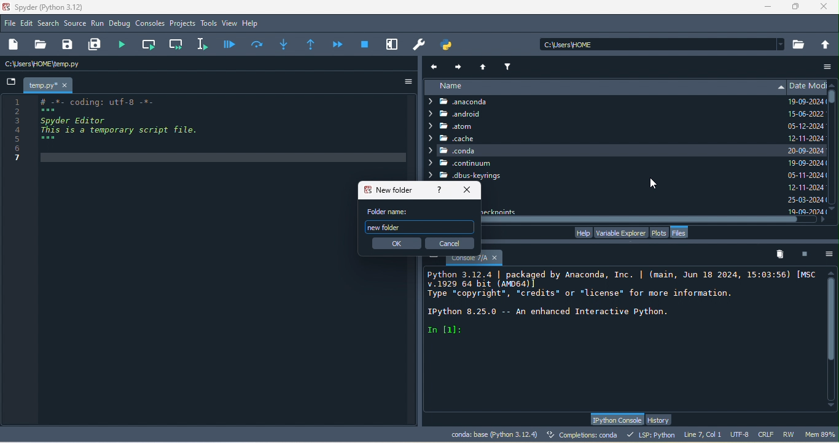 The image size is (839, 443). What do you see at coordinates (660, 232) in the screenshot?
I see `plots` at bounding box center [660, 232].